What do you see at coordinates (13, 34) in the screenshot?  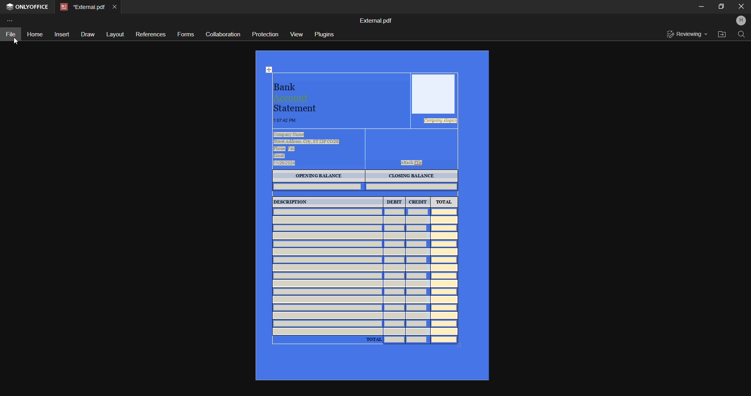 I see `File` at bounding box center [13, 34].